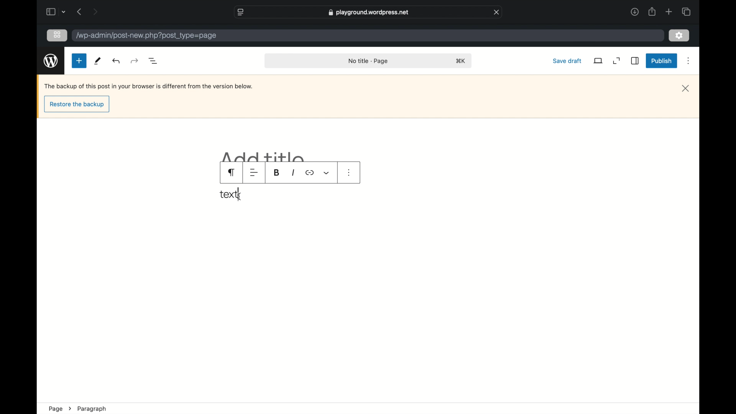 Image resolution: width=736 pixels, height=414 pixels. I want to click on web address, so click(368, 13).